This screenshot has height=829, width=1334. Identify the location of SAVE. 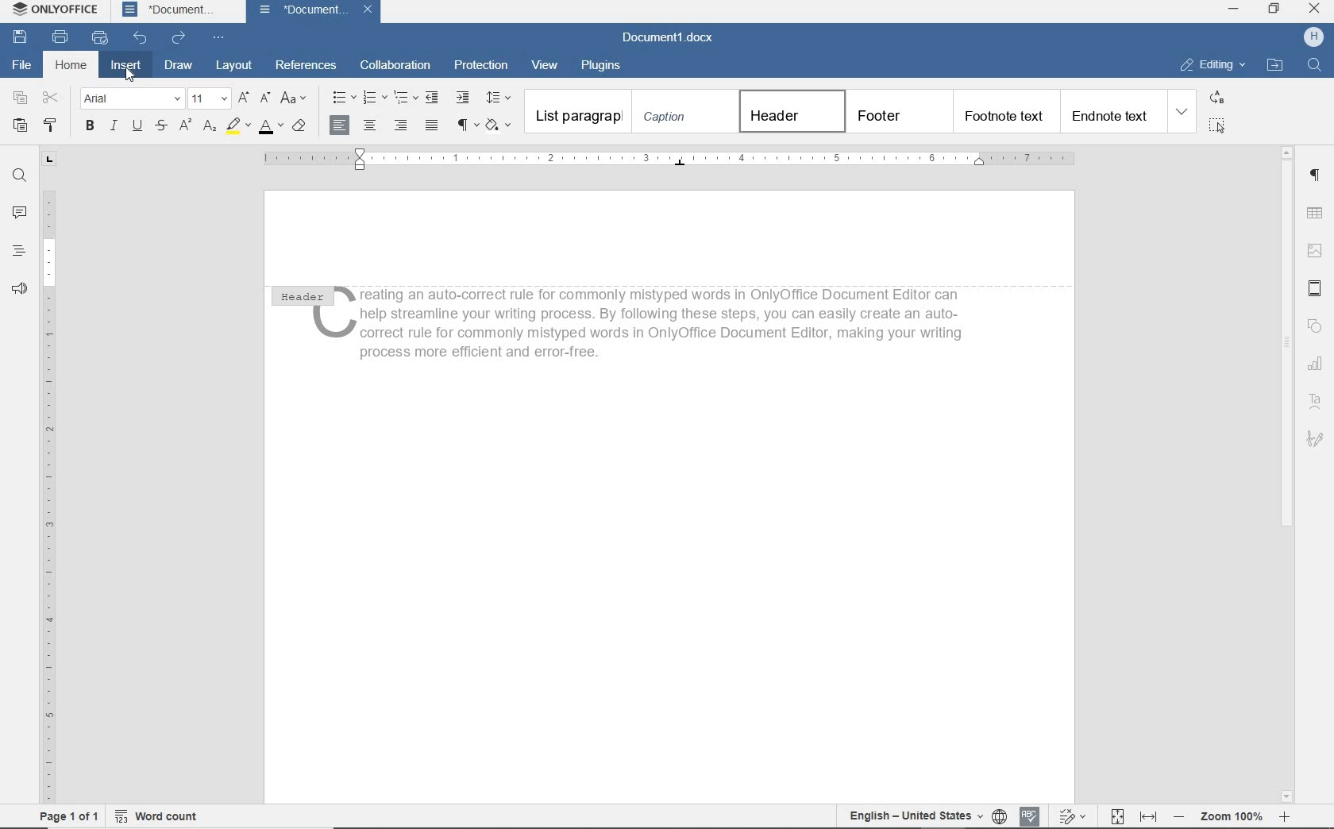
(22, 37).